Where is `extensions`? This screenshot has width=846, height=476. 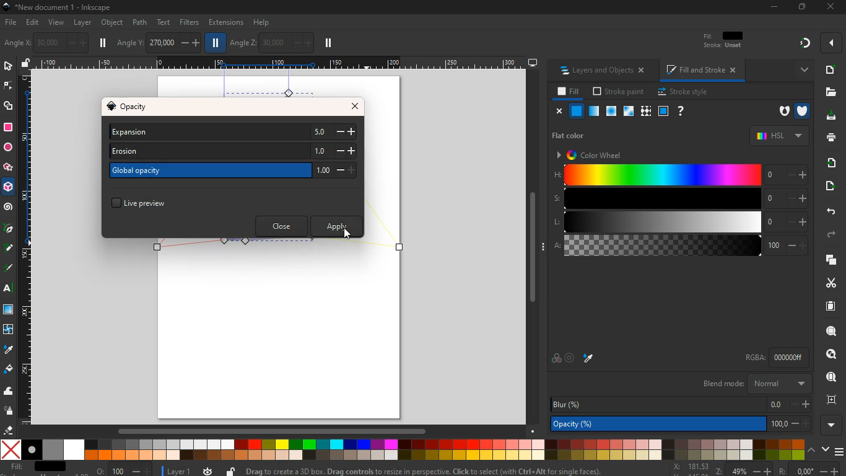 extensions is located at coordinates (225, 22).